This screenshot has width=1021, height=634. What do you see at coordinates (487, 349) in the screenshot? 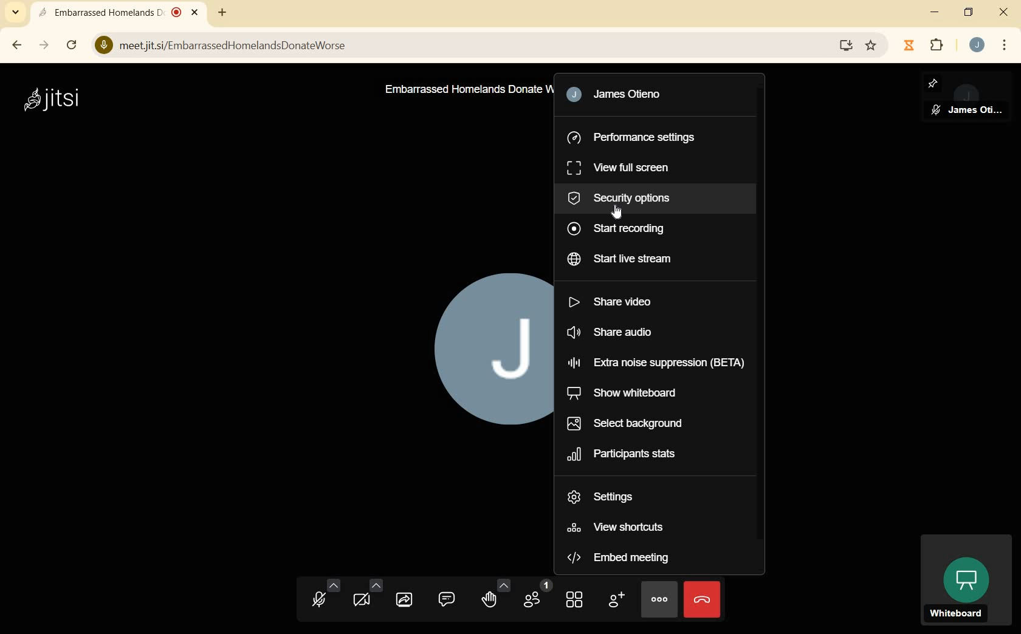
I see `member` at bounding box center [487, 349].